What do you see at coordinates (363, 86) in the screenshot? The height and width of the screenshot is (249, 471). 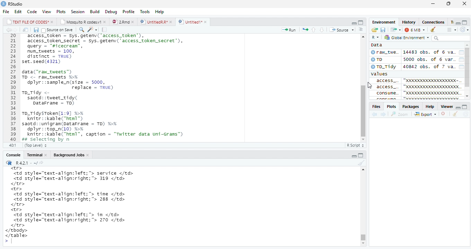 I see `scrollbar` at bounding box center [363, 86].